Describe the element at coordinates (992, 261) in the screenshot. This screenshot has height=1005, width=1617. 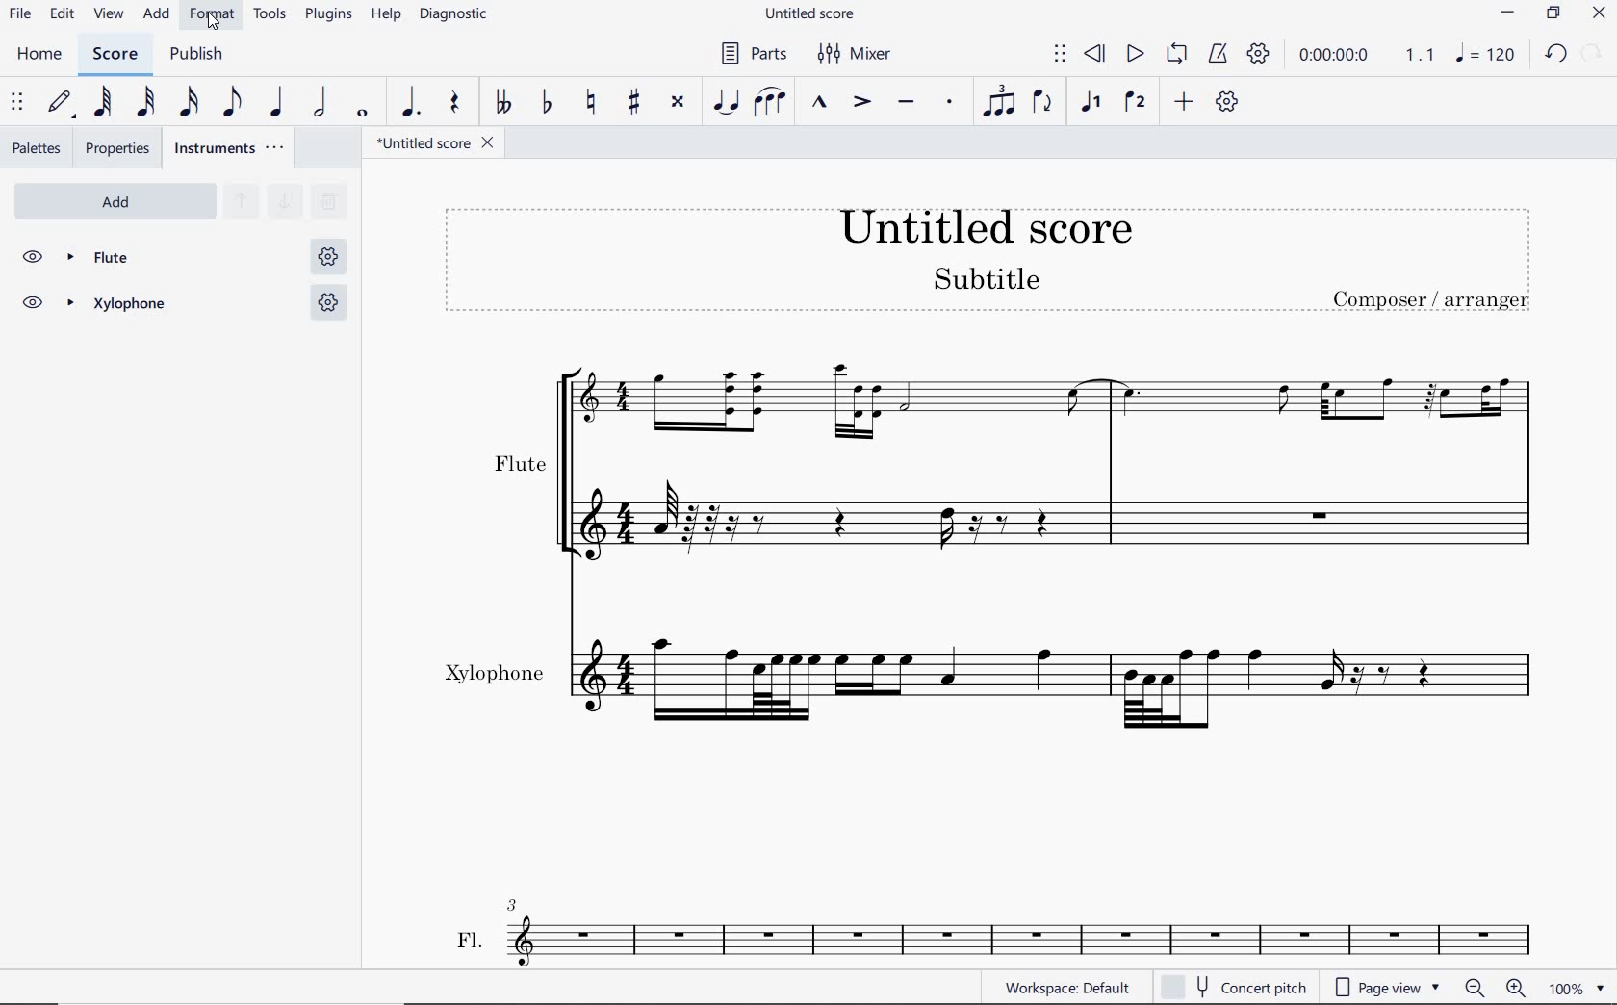
I see `TITLE` at that location.